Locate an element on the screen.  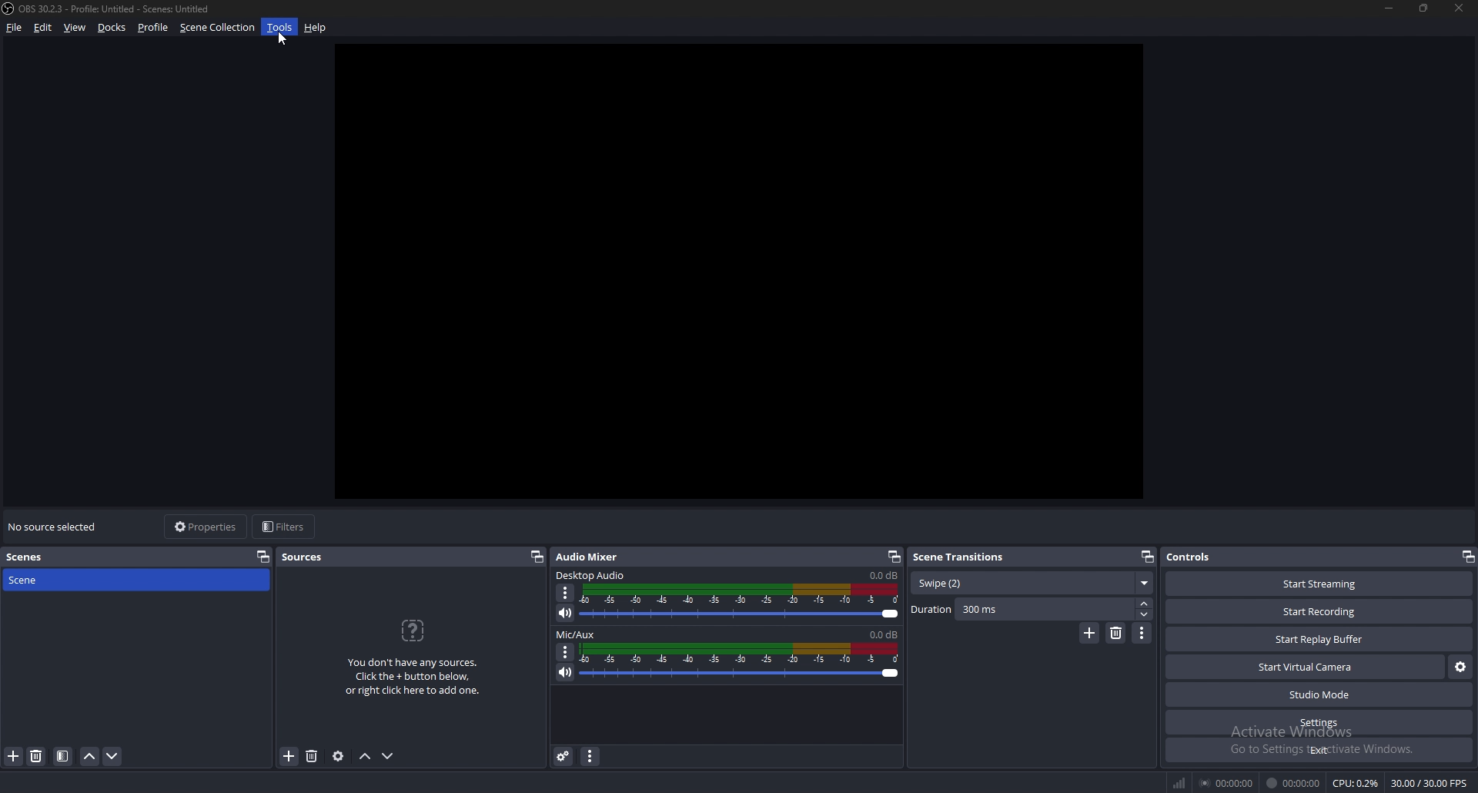
audio mixer menu is located at coordinates (590, 755).